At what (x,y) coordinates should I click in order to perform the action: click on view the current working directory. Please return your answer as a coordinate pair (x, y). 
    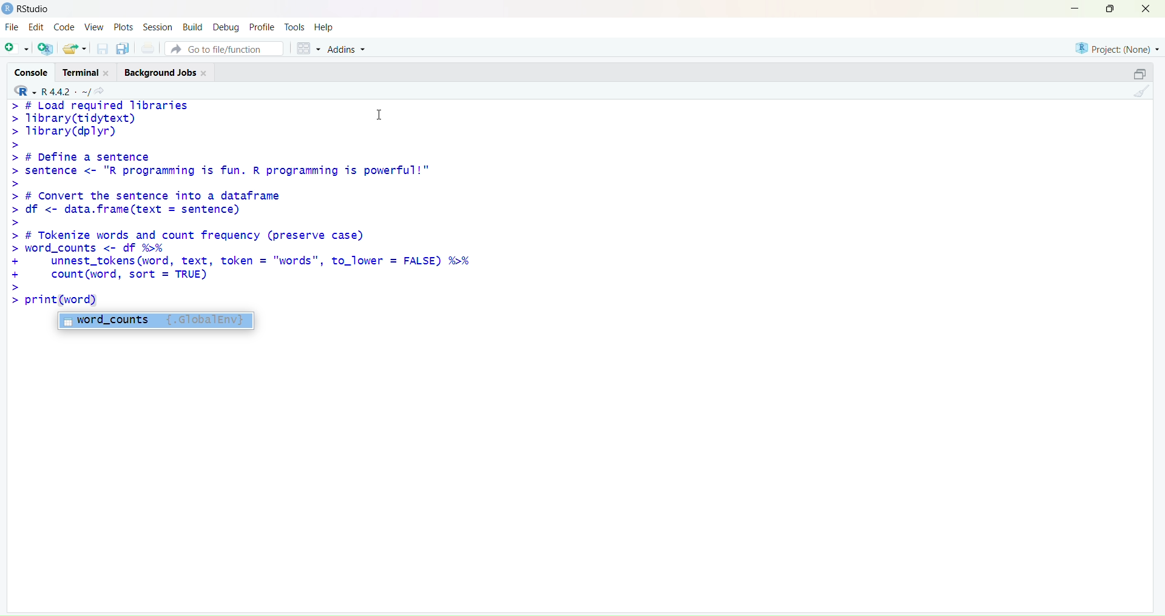
    Looking at the image, I should click on (100, 92).